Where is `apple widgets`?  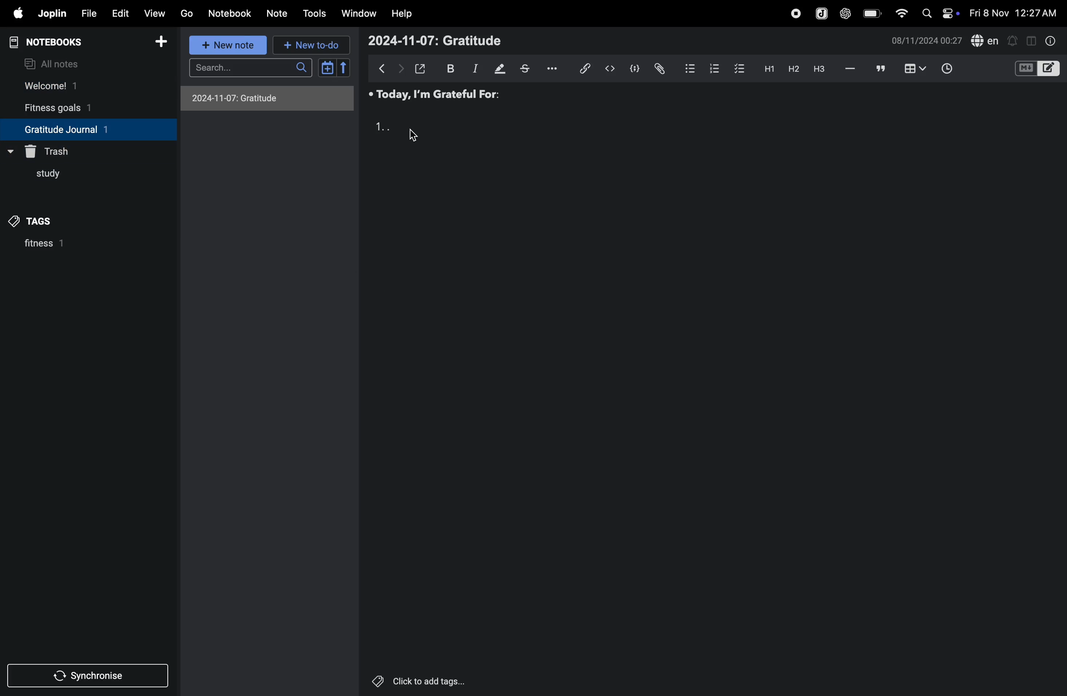 apple widgets is located at coordinates (940, 13).